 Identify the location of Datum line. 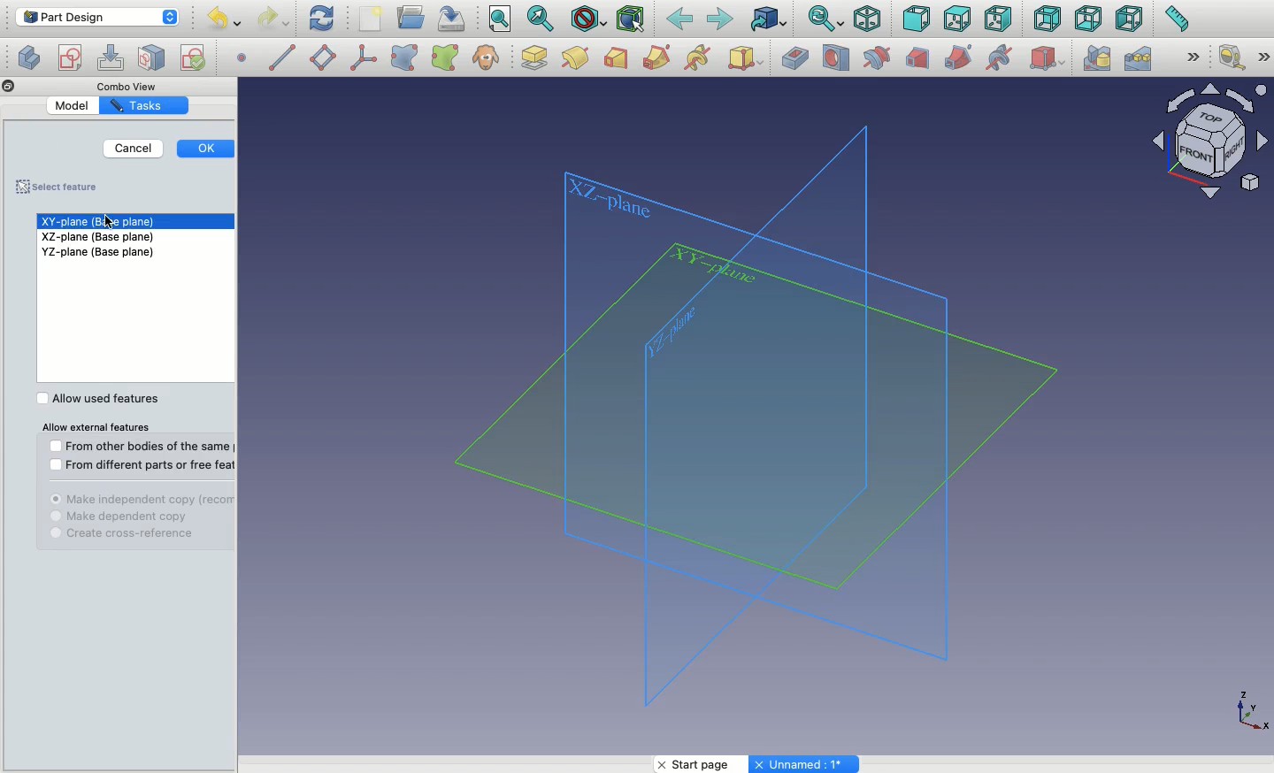
(283, 57).